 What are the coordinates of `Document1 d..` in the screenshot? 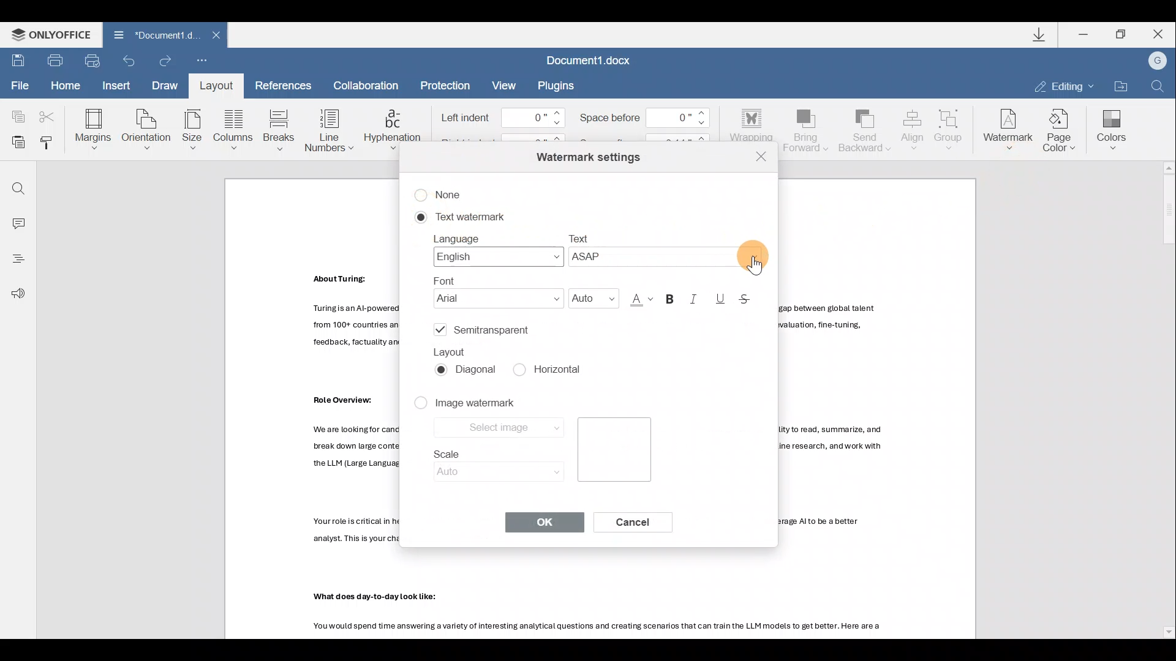 It's located at (151, 34).